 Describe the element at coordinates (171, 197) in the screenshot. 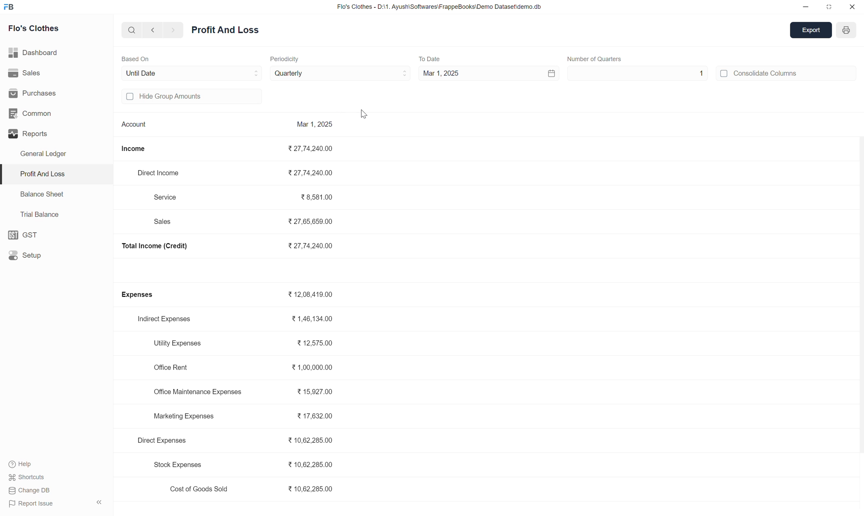

I see `Service` at that location.